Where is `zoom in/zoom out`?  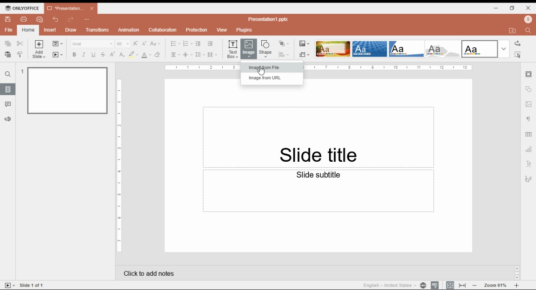
zoom in/zoom out is located at coordinates (495, 285).